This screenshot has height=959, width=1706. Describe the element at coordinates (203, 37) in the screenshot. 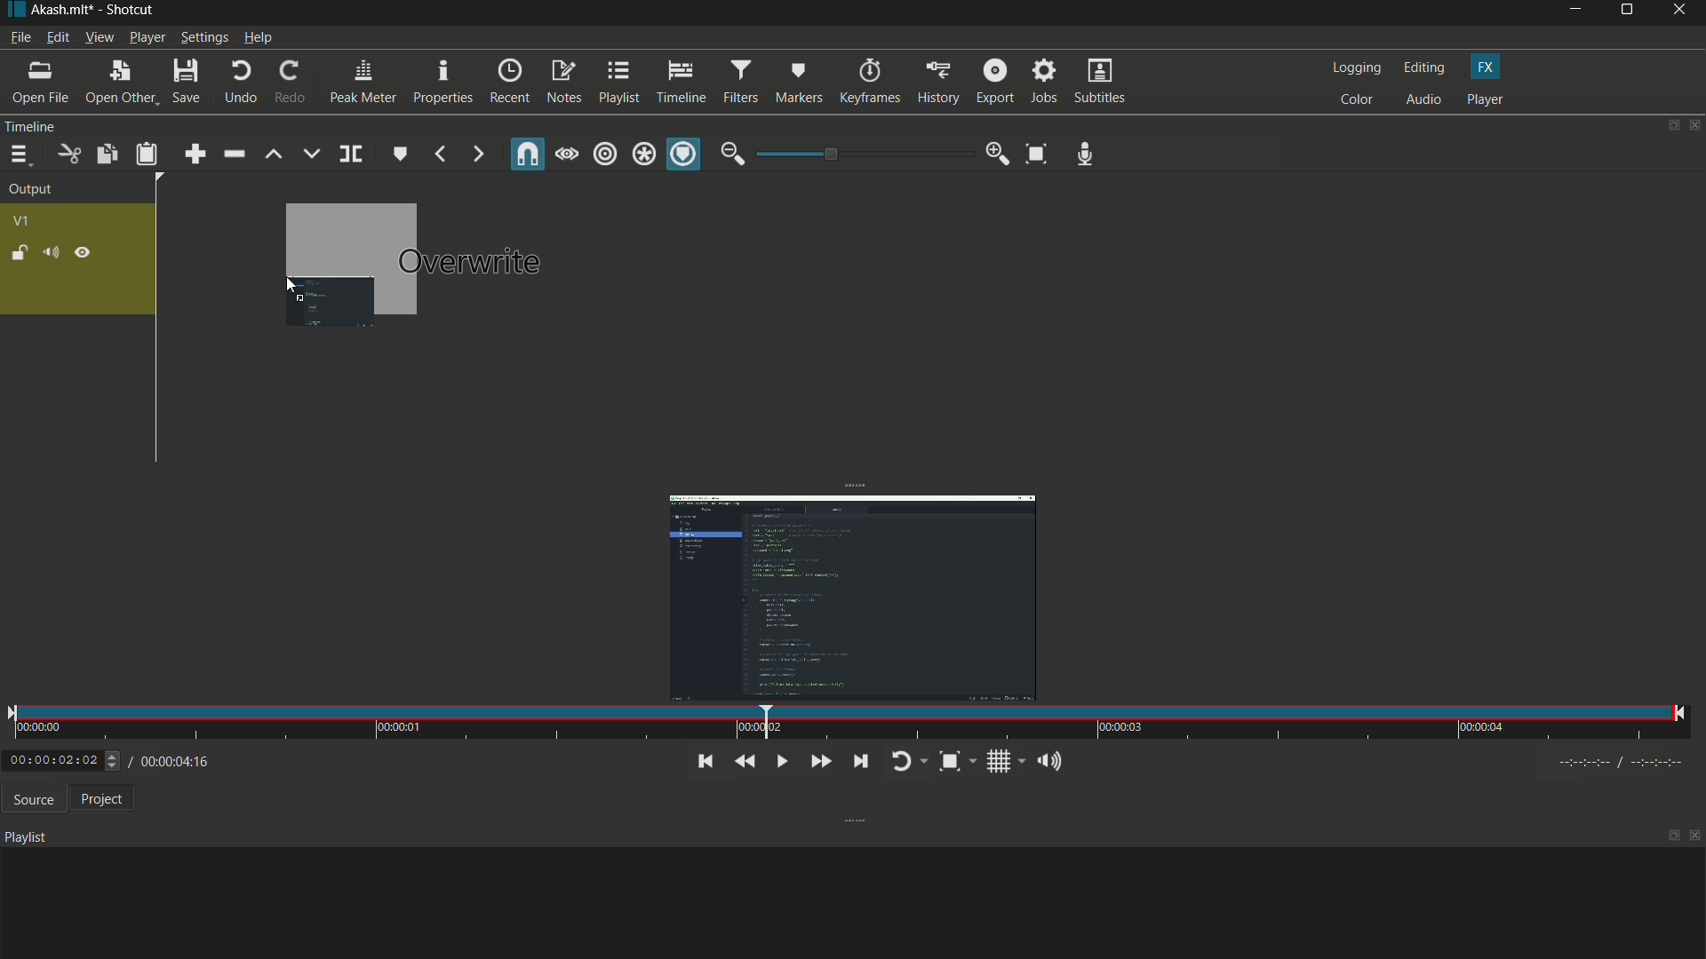

I see `settings menu` at that location.